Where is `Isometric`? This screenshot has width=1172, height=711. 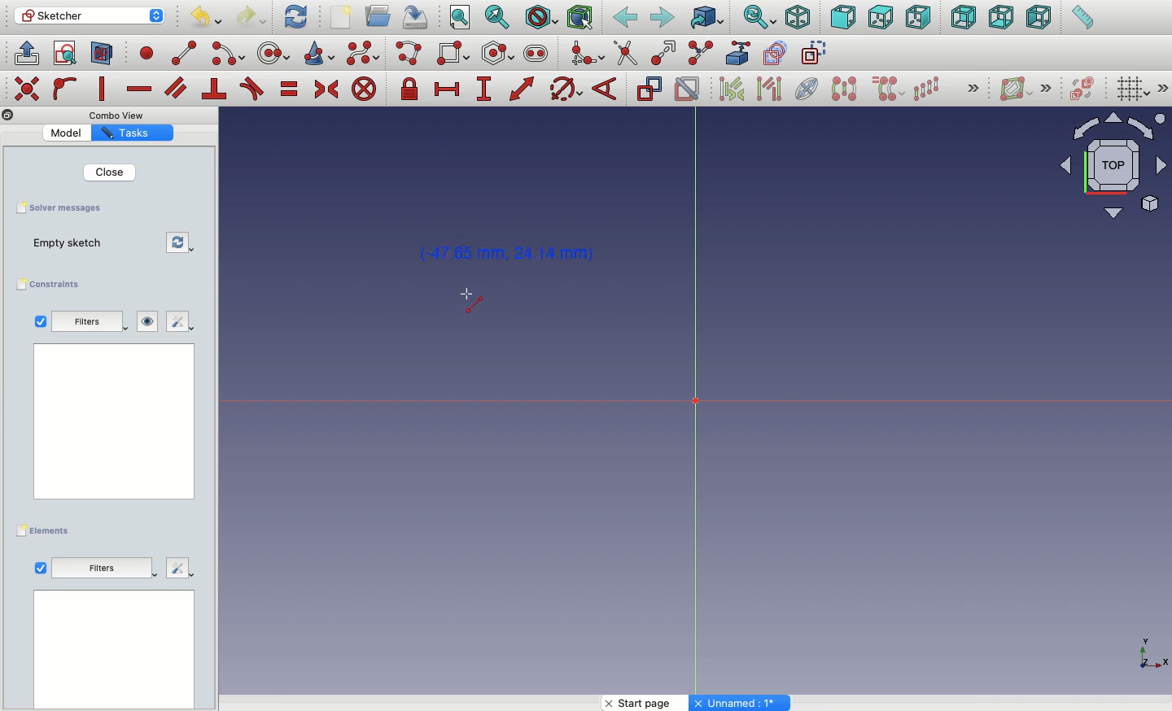 Isometric is located at coordinates (798, 17).